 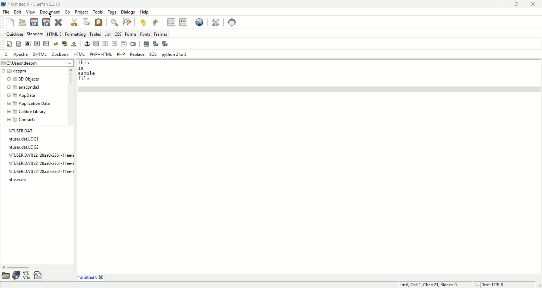 What do you see at coordinates (6, 12) in the screenshot?
I see `file` at bounding box center [6, 12].